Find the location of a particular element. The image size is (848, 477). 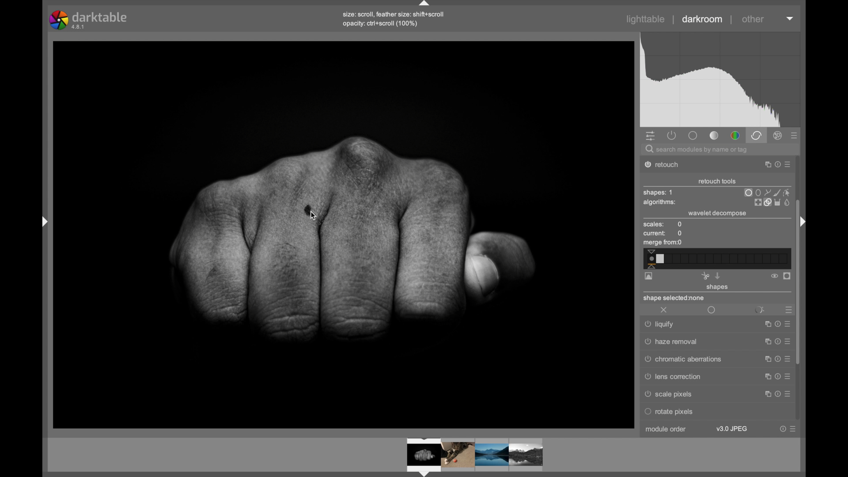

maximize is located at coordinates (765, 394).